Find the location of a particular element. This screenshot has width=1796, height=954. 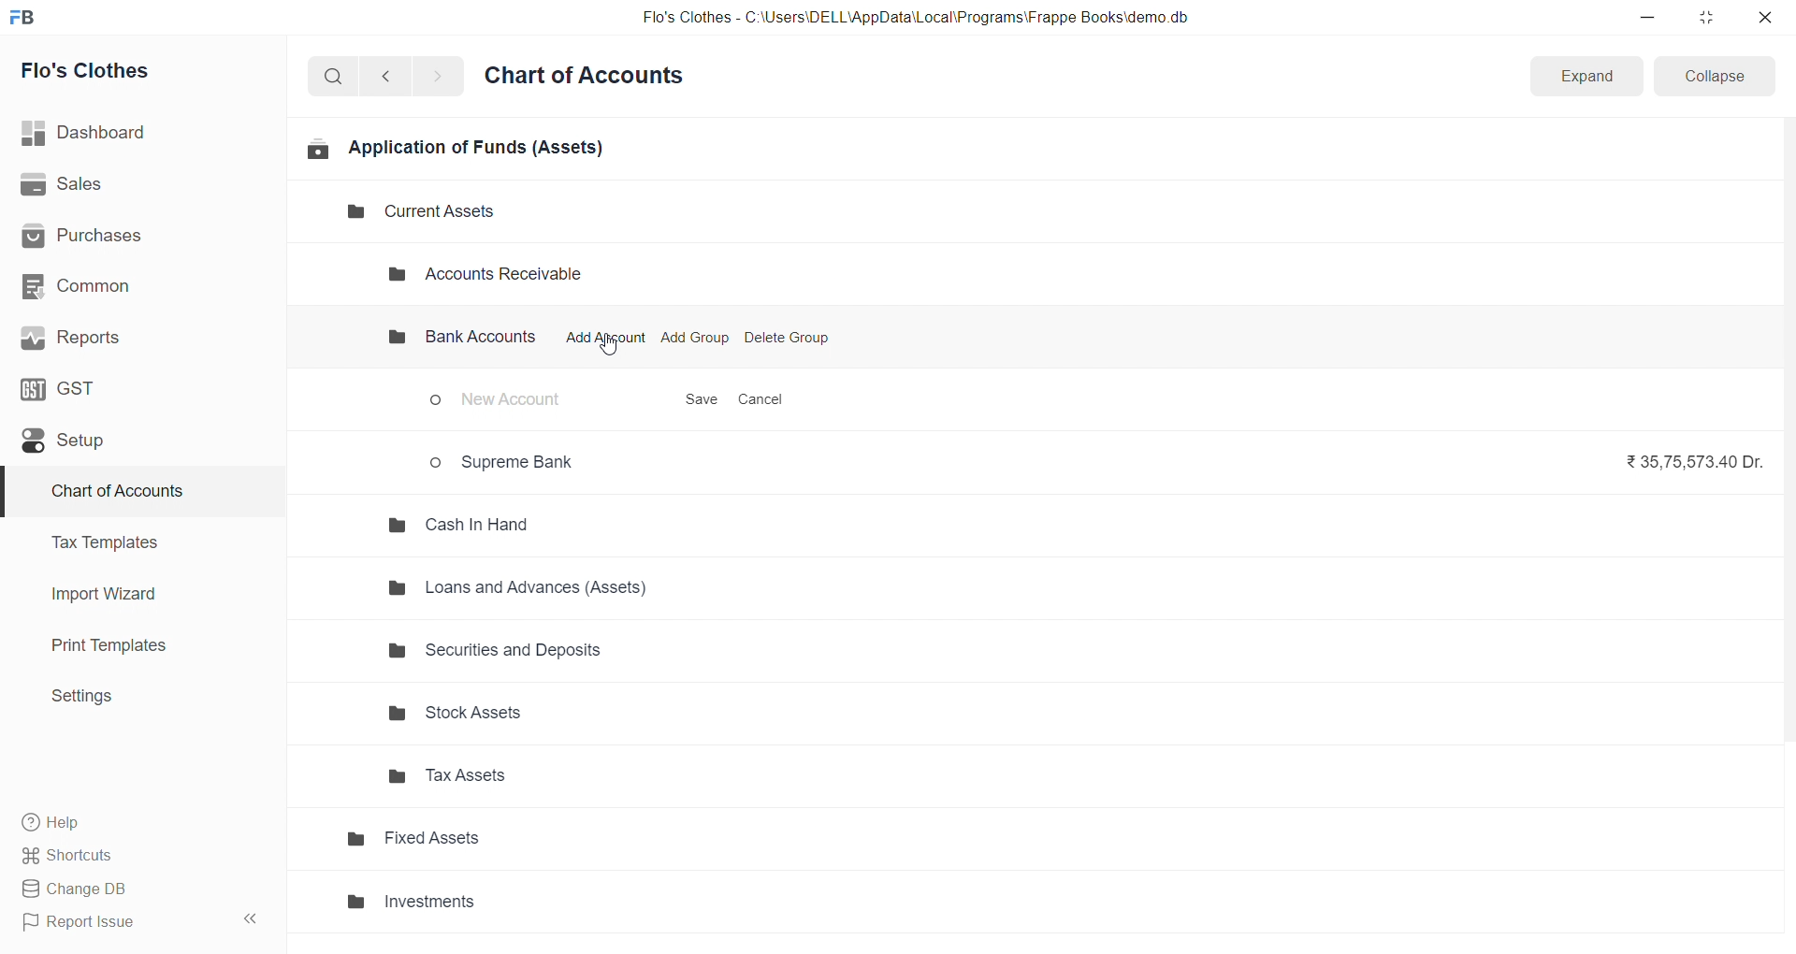

Report Issue is located at coordinates (116, 922).